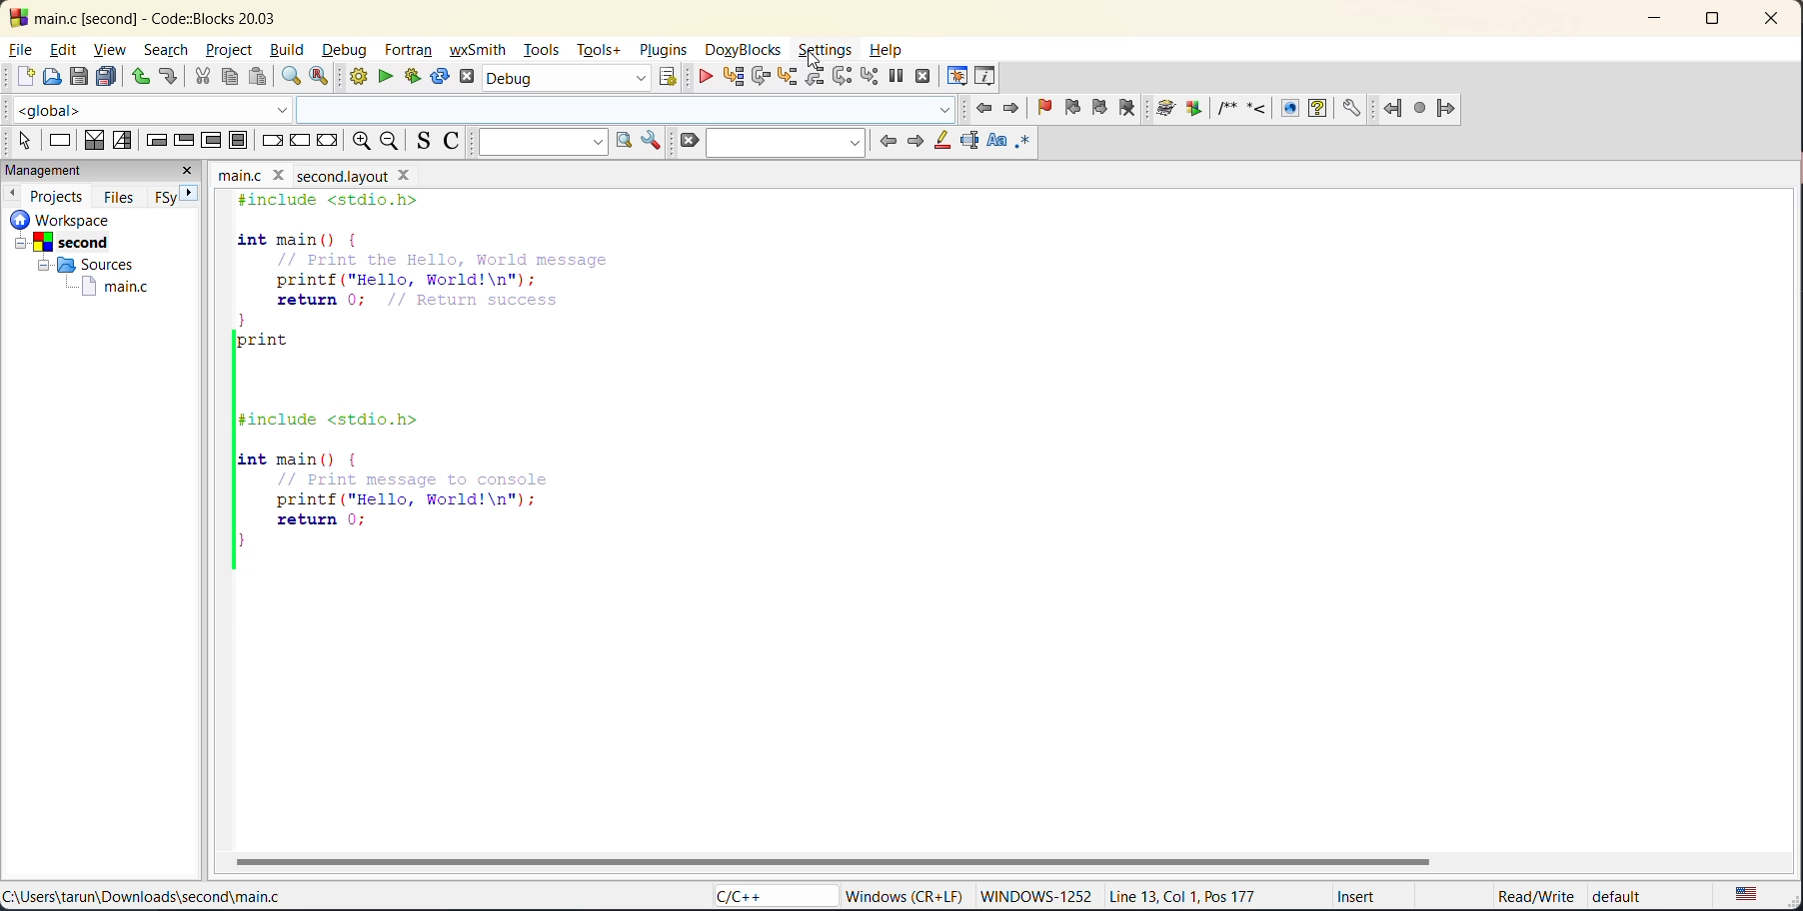  What do you see at coordinates (915, 139) in the screenshot?
I see `next` at bounding box center [915, 139].